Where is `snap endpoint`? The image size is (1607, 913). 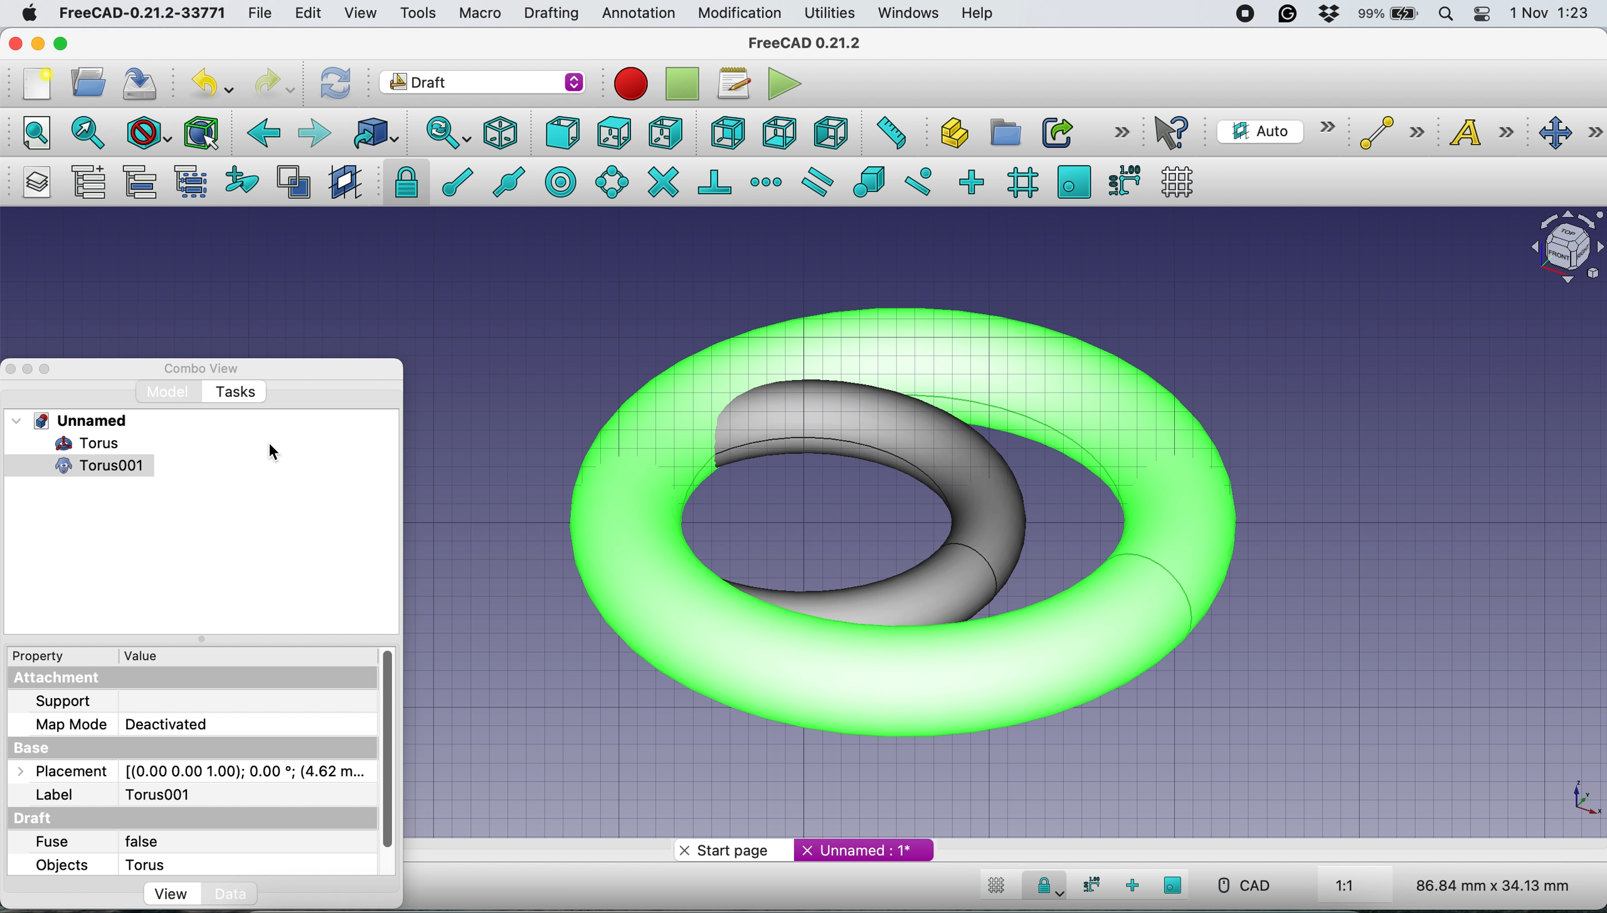 snap endpoint is located at coordinates (454, 181).